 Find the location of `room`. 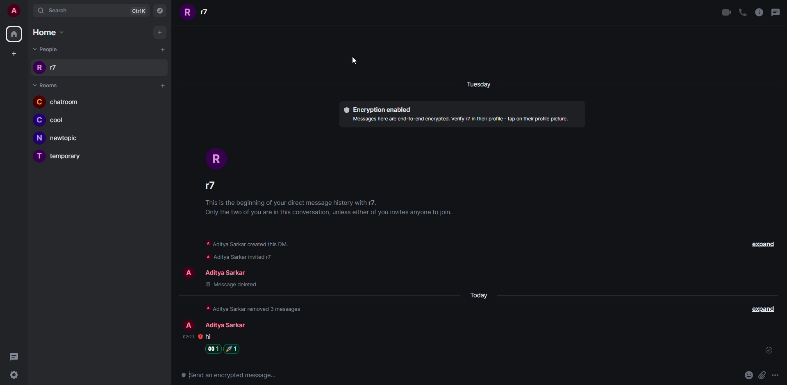

room is located at coordinates (67, 157).